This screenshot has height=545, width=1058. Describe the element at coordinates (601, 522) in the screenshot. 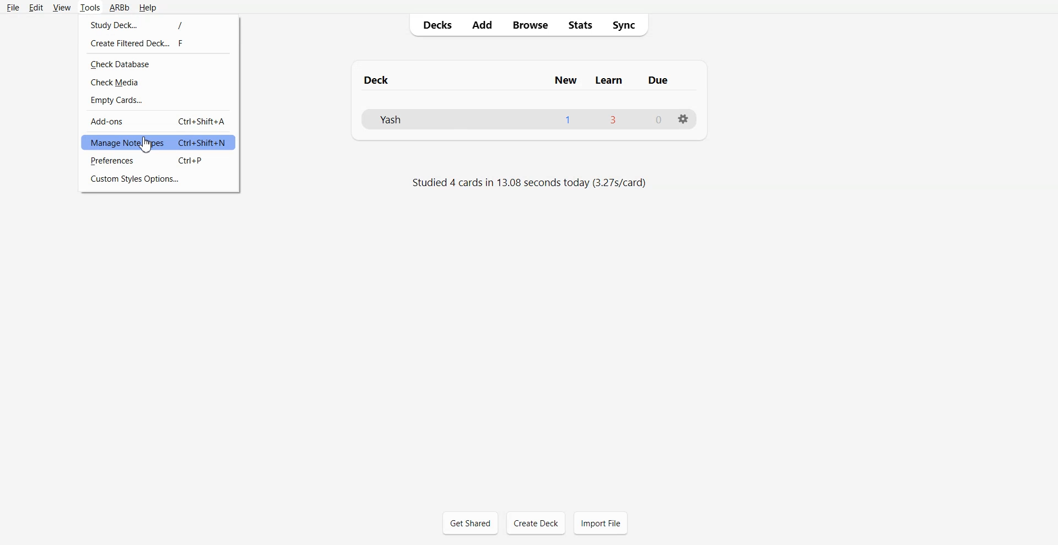

I see `Import File` at that location.